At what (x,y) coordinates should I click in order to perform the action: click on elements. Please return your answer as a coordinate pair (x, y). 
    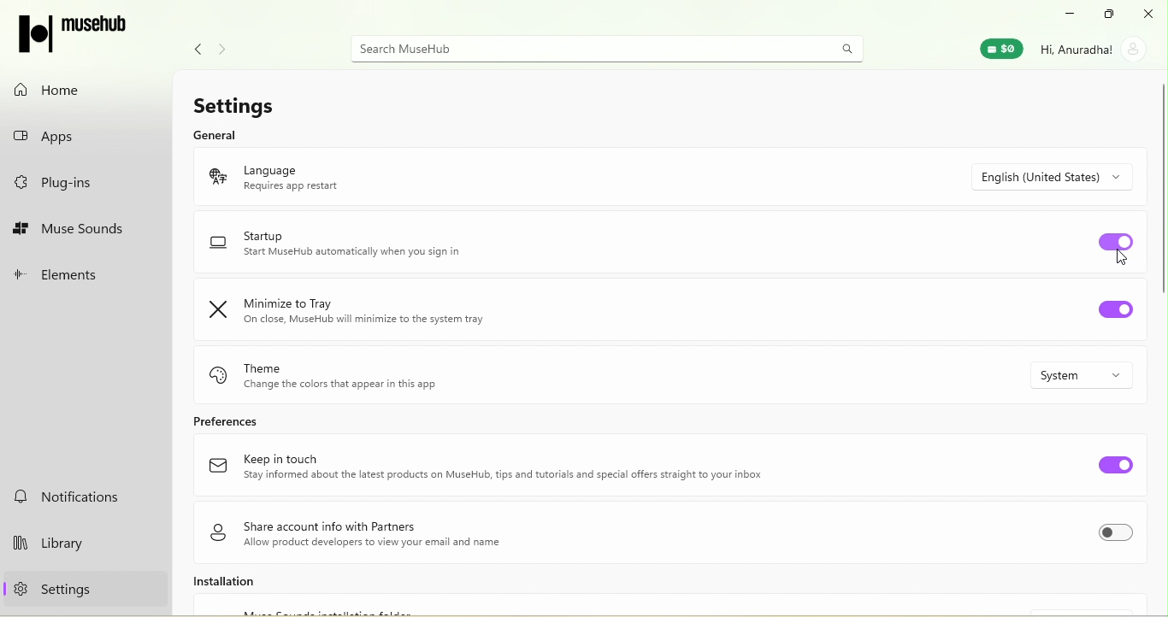
    Looking at the image, I should click on (85, 272).